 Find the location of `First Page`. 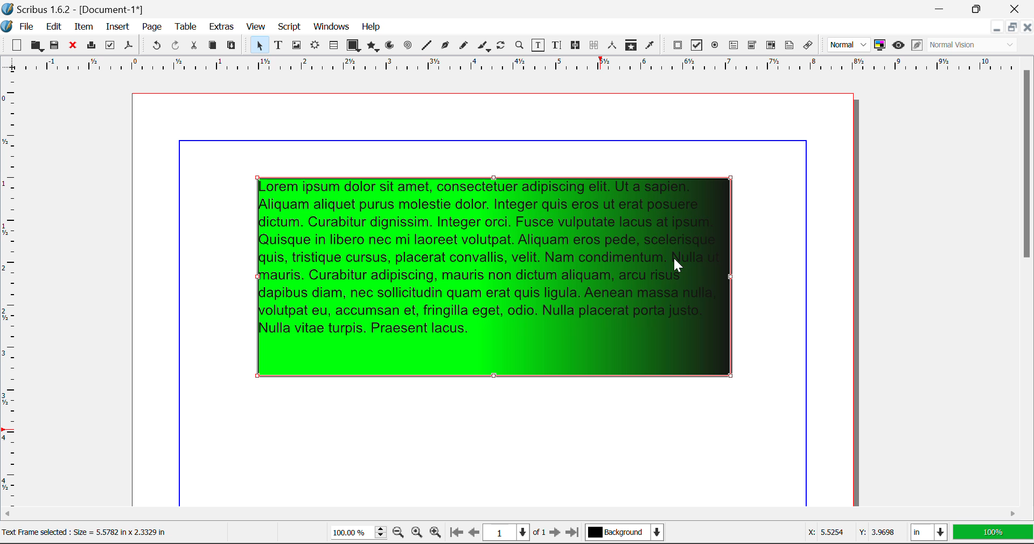

First Page is located at coordinates (455, 533).